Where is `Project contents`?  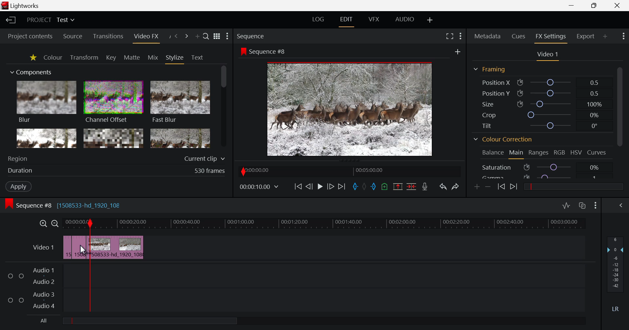 Project contents is located at coordinates (30, 35).